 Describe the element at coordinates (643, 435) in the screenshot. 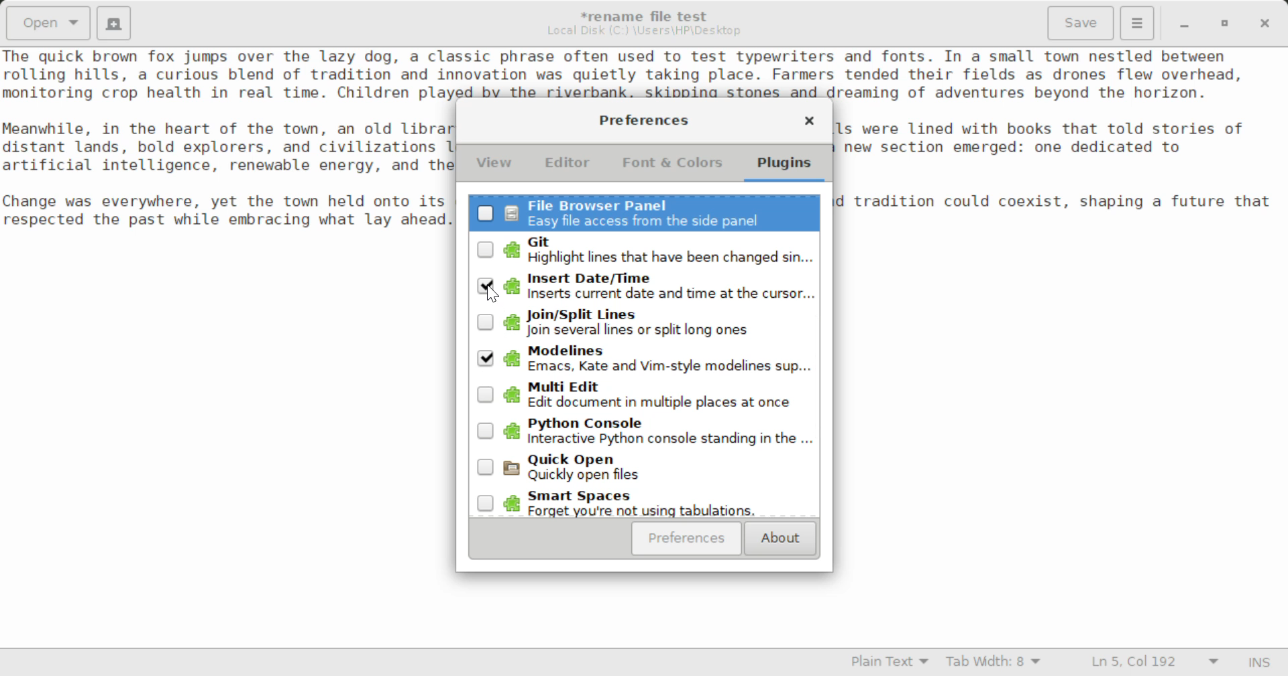

I see `Unselected Python Console` at that location.